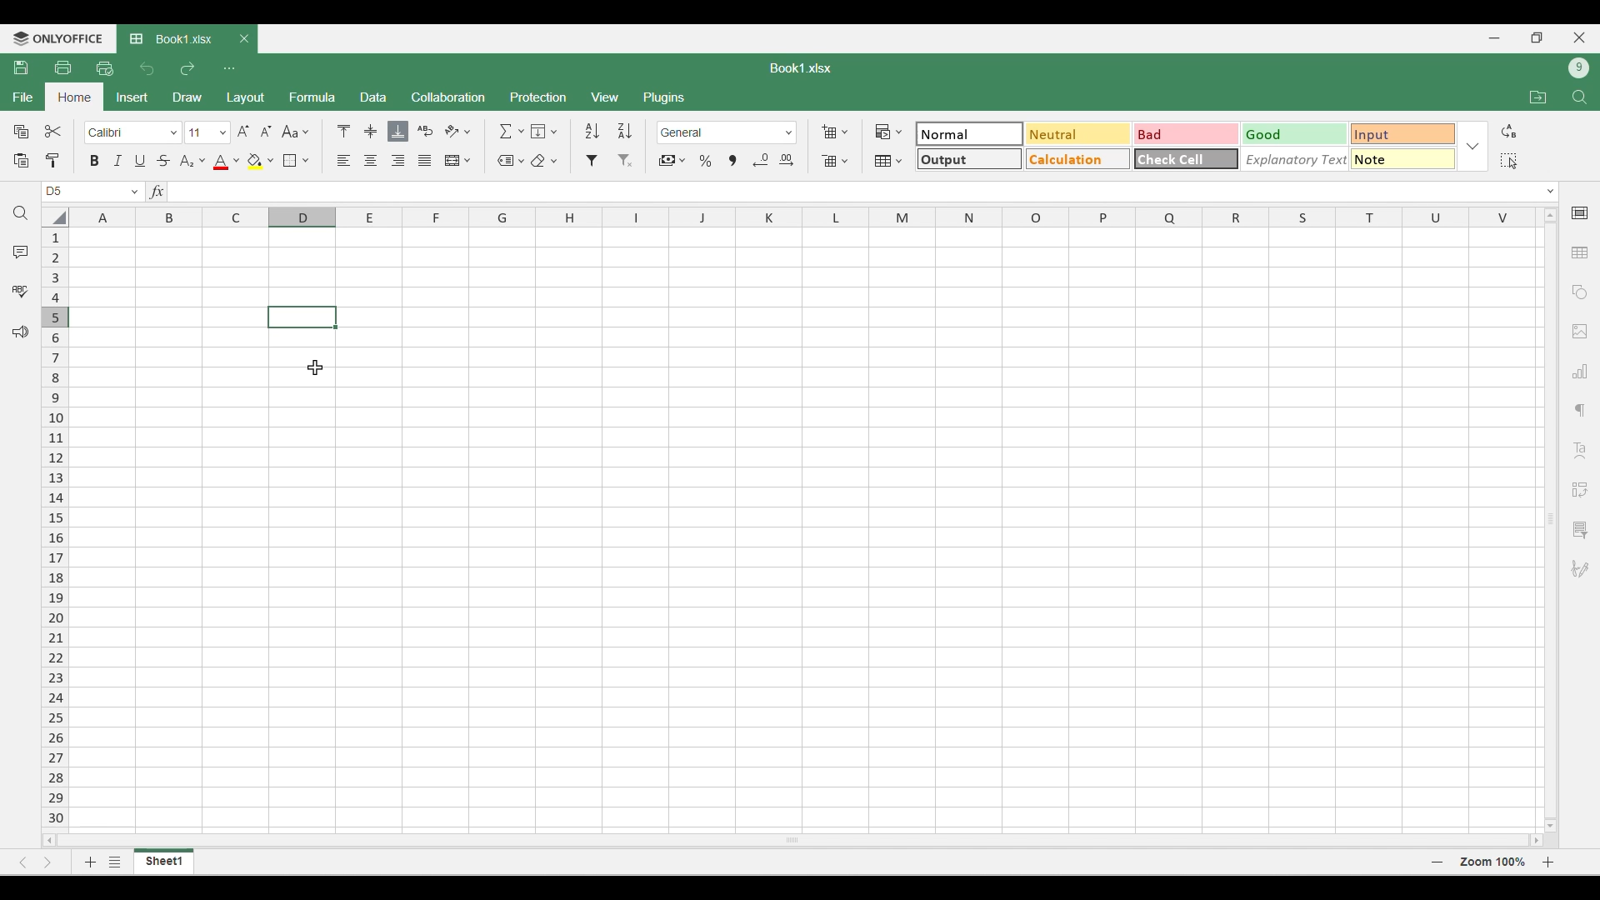 This screenshot has width=1600, height=900. What do you see at coordinates (295, 131) in the screenshot?
I see `Change case` at bounding box center [295, 131].